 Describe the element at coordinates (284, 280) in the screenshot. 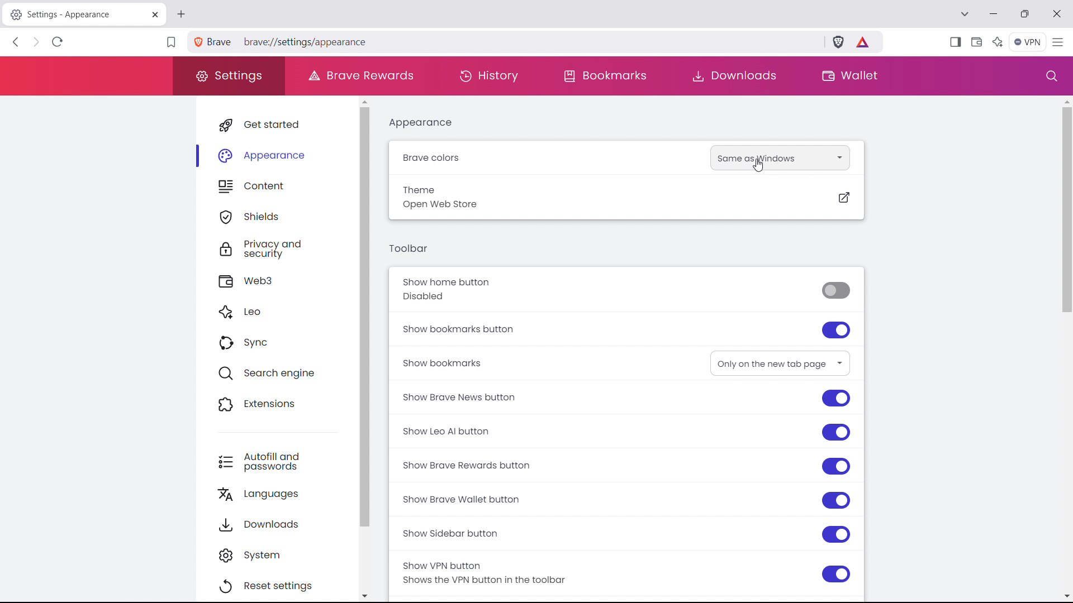

I see `web3` at that location.